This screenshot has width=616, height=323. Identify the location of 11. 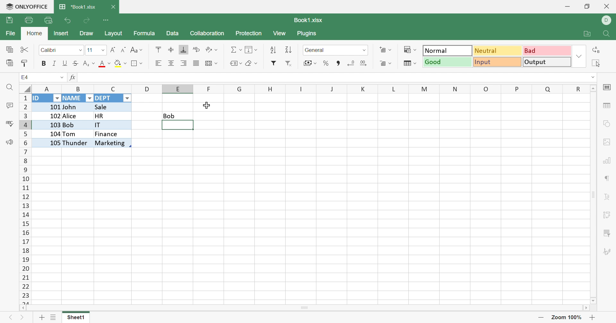
(90, 50).